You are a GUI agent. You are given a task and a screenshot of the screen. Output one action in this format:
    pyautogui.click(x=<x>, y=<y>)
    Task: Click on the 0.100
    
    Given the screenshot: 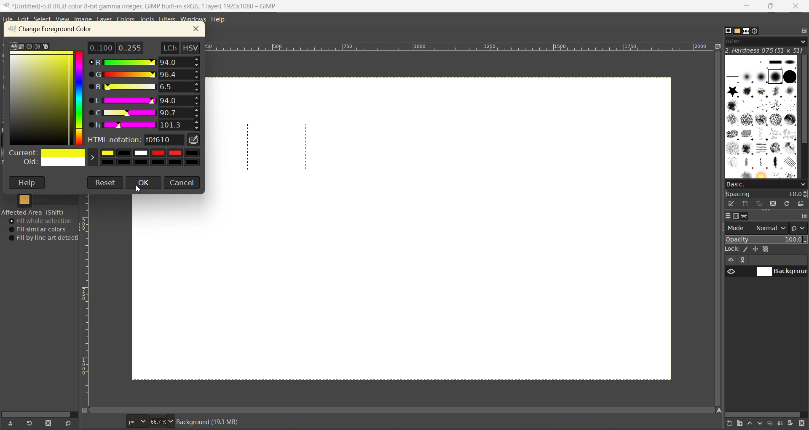 What is the action you would take?
    pyautogui.click(x=101, y=47)
    